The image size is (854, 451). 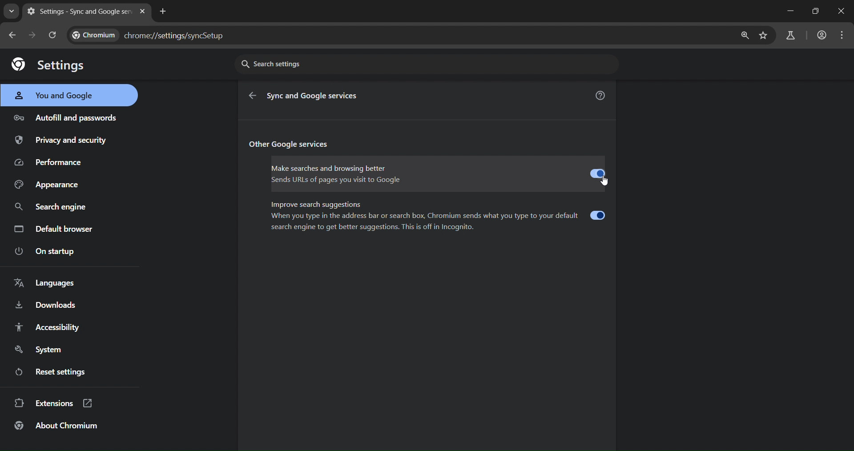 I want to click on appearance, so click(x=50, y=185).